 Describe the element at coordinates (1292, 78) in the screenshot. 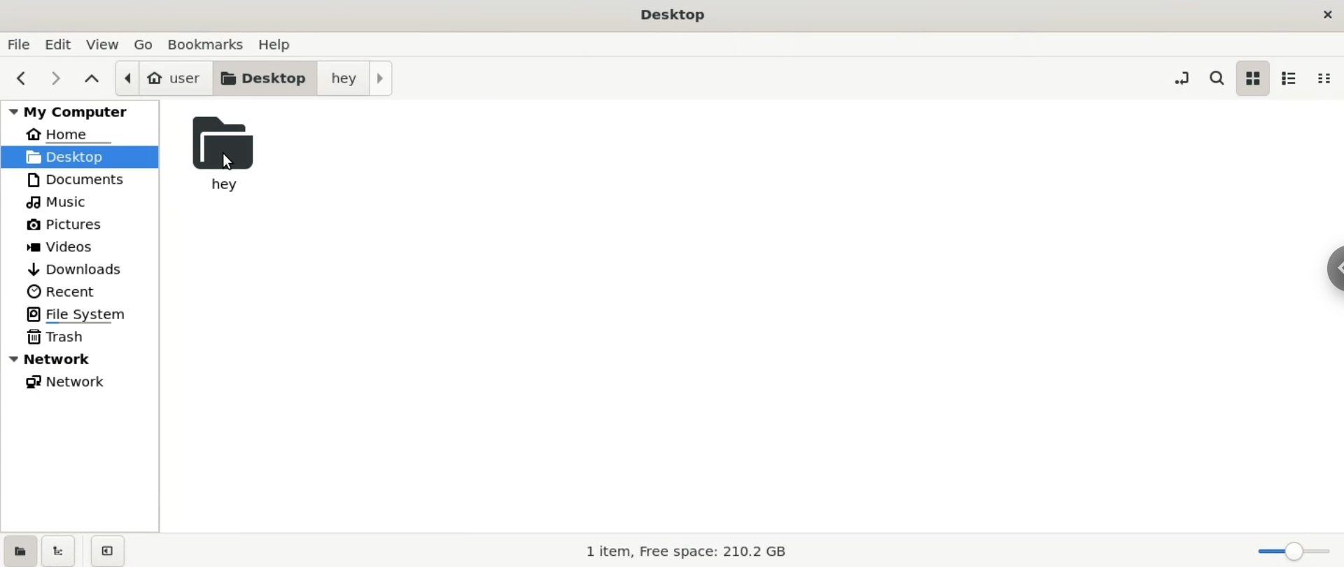

I see `list view` at that location.